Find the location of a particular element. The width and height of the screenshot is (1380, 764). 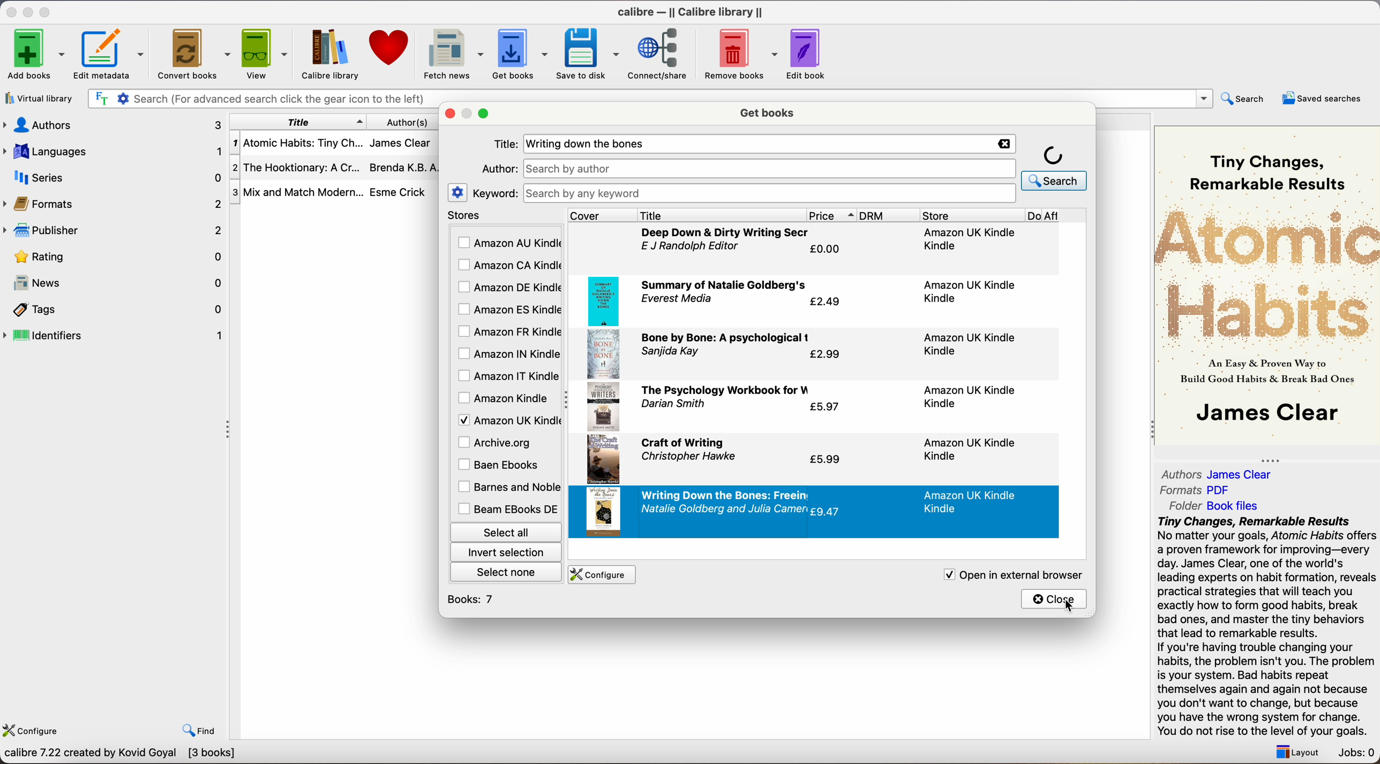

donate is located at coordinates (390, 48).